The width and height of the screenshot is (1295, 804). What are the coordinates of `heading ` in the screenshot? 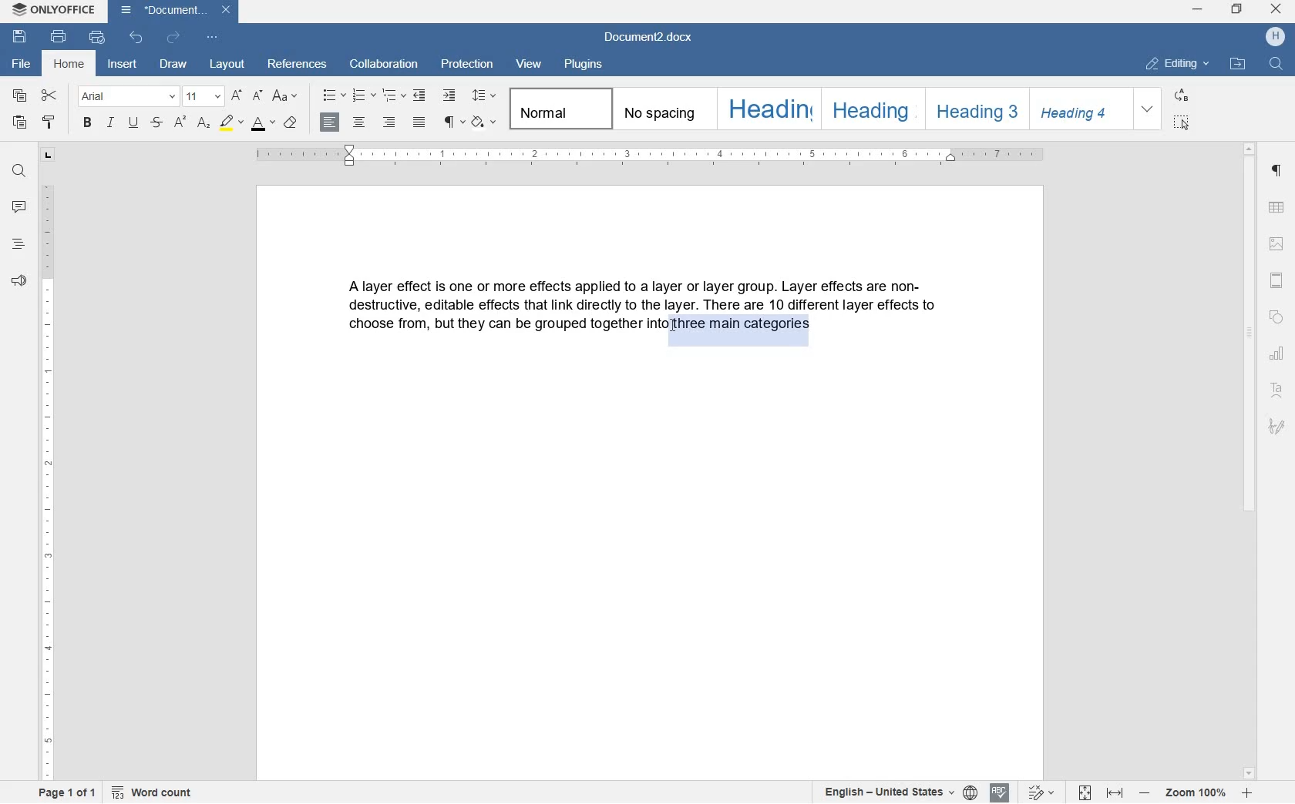 It's located at (17, 245).